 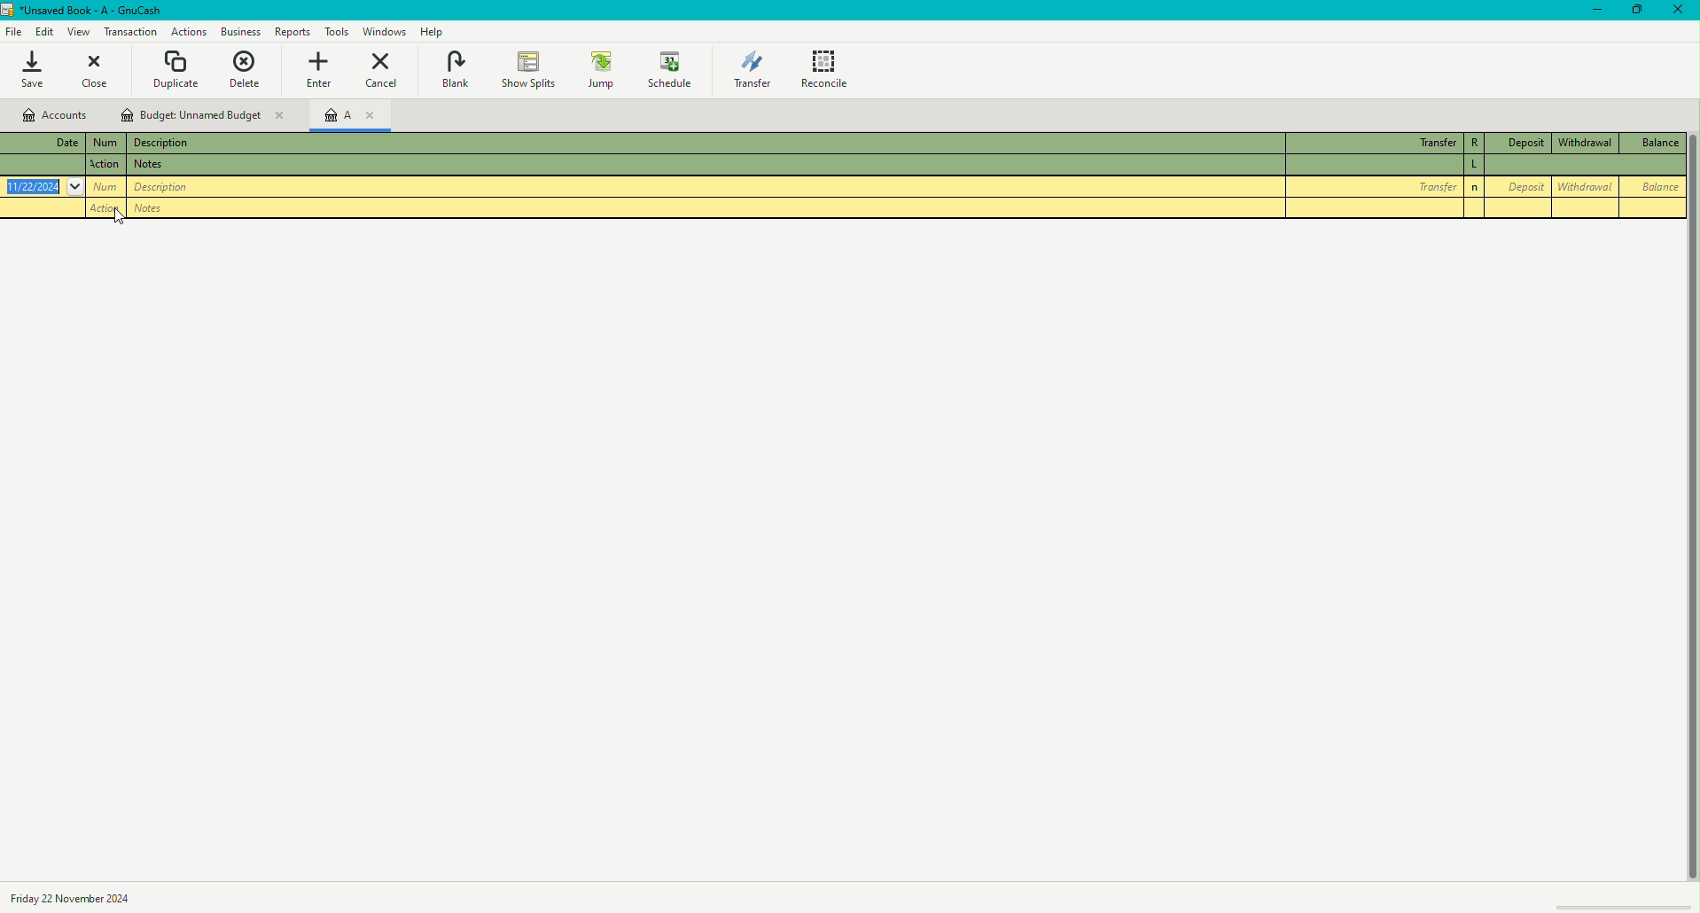 I want to click on Jump, so click(x=601, y=70).